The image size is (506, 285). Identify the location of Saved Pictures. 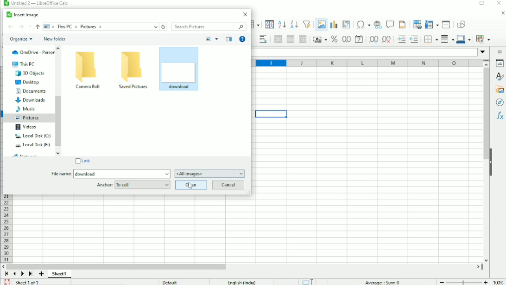
(133, 70).